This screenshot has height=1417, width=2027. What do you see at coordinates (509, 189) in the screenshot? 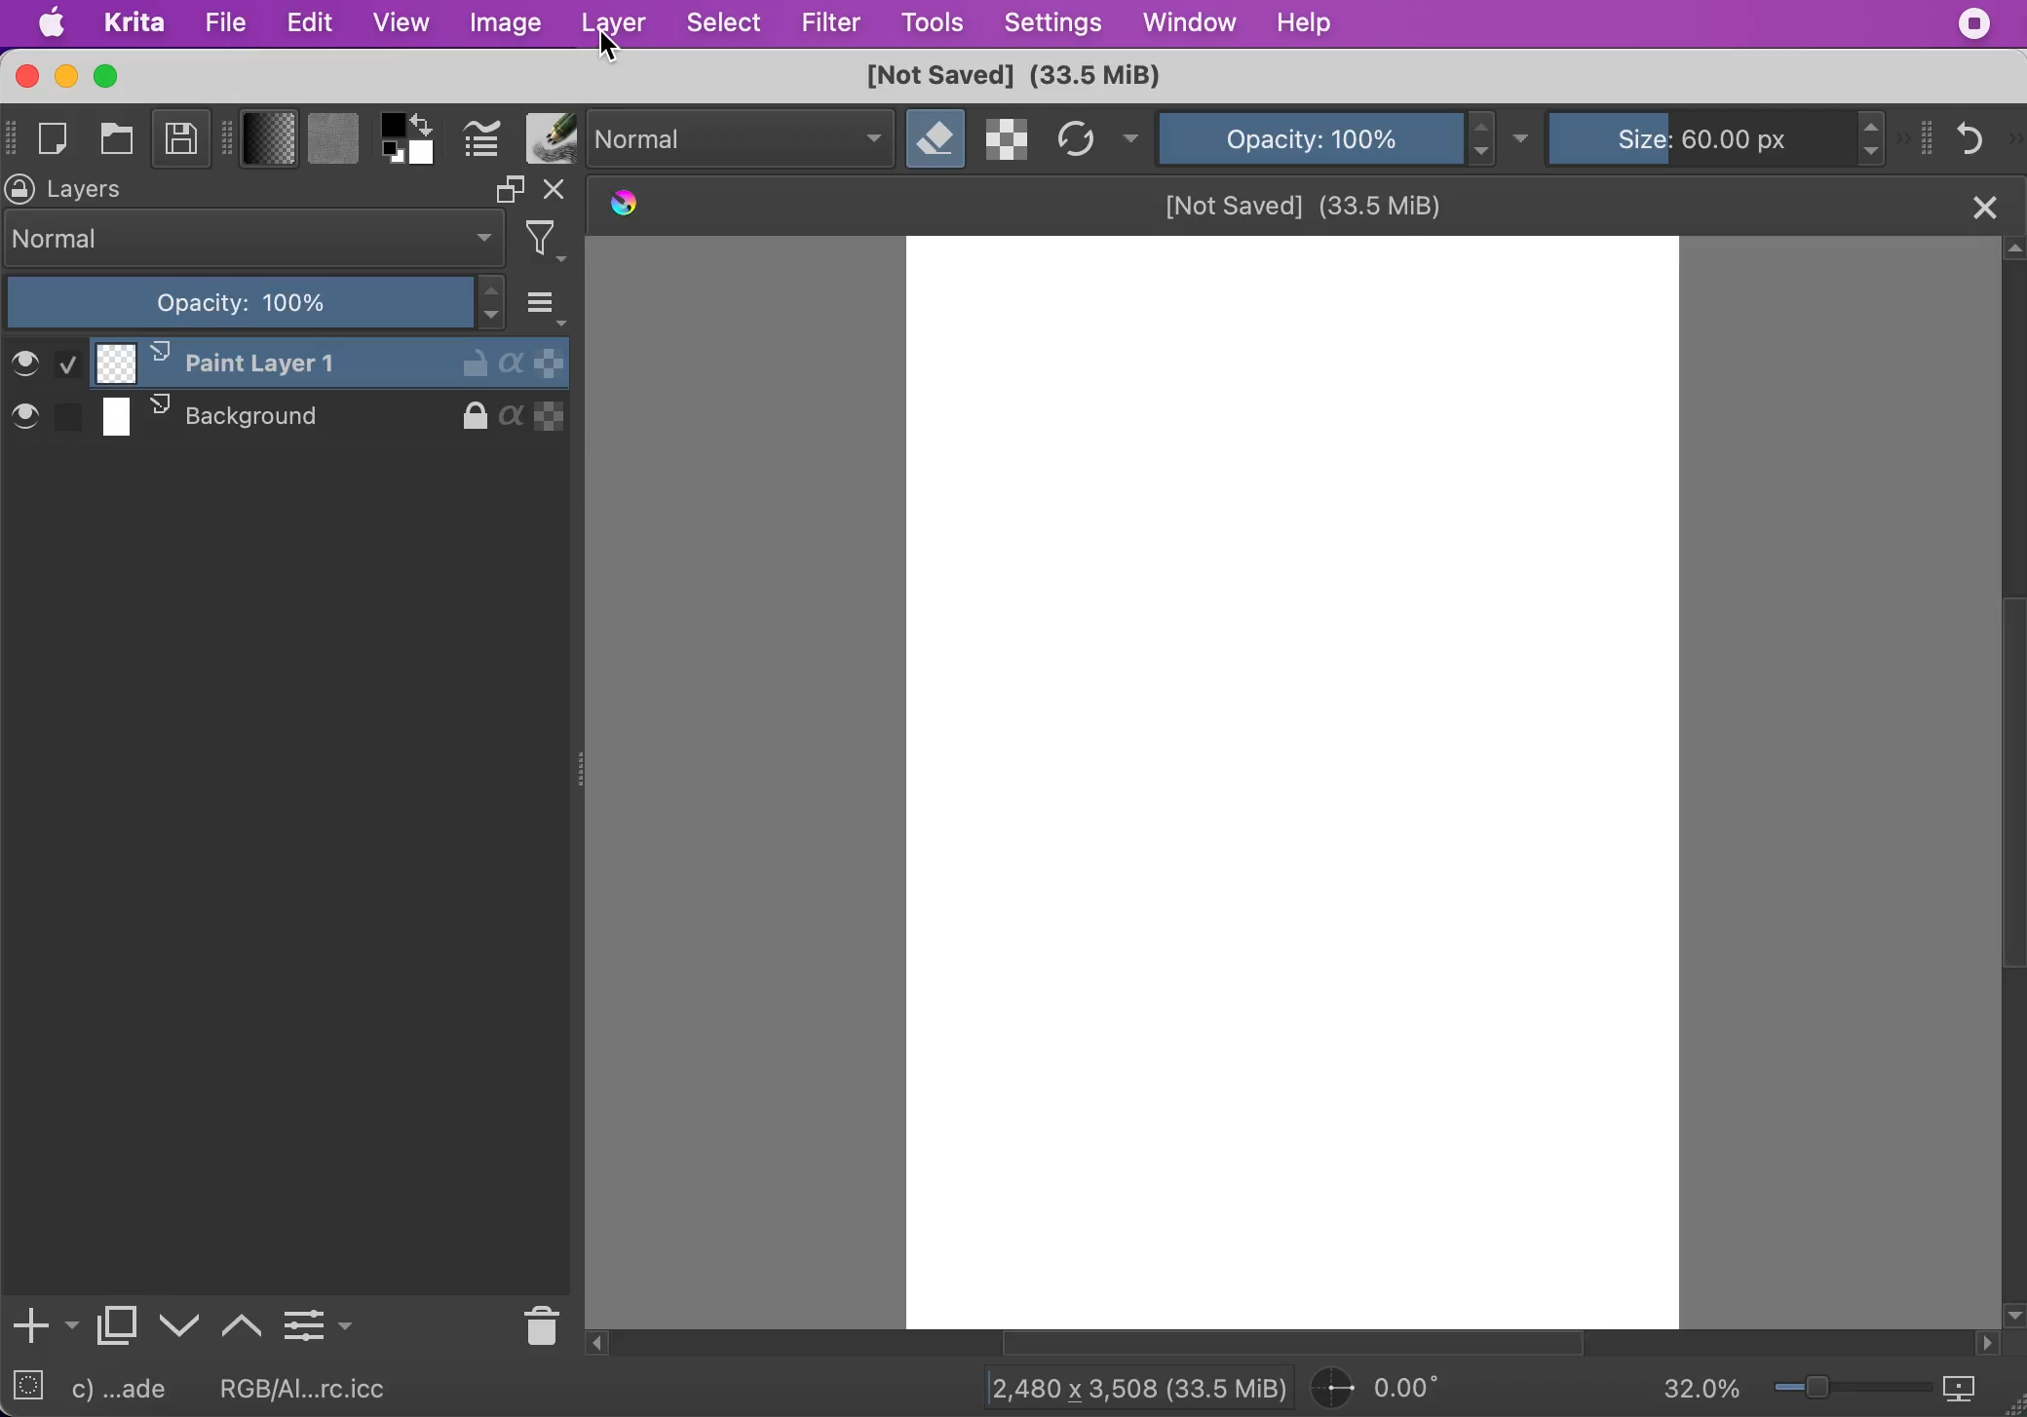
I see `float docker` at bounding box center [509, 189].